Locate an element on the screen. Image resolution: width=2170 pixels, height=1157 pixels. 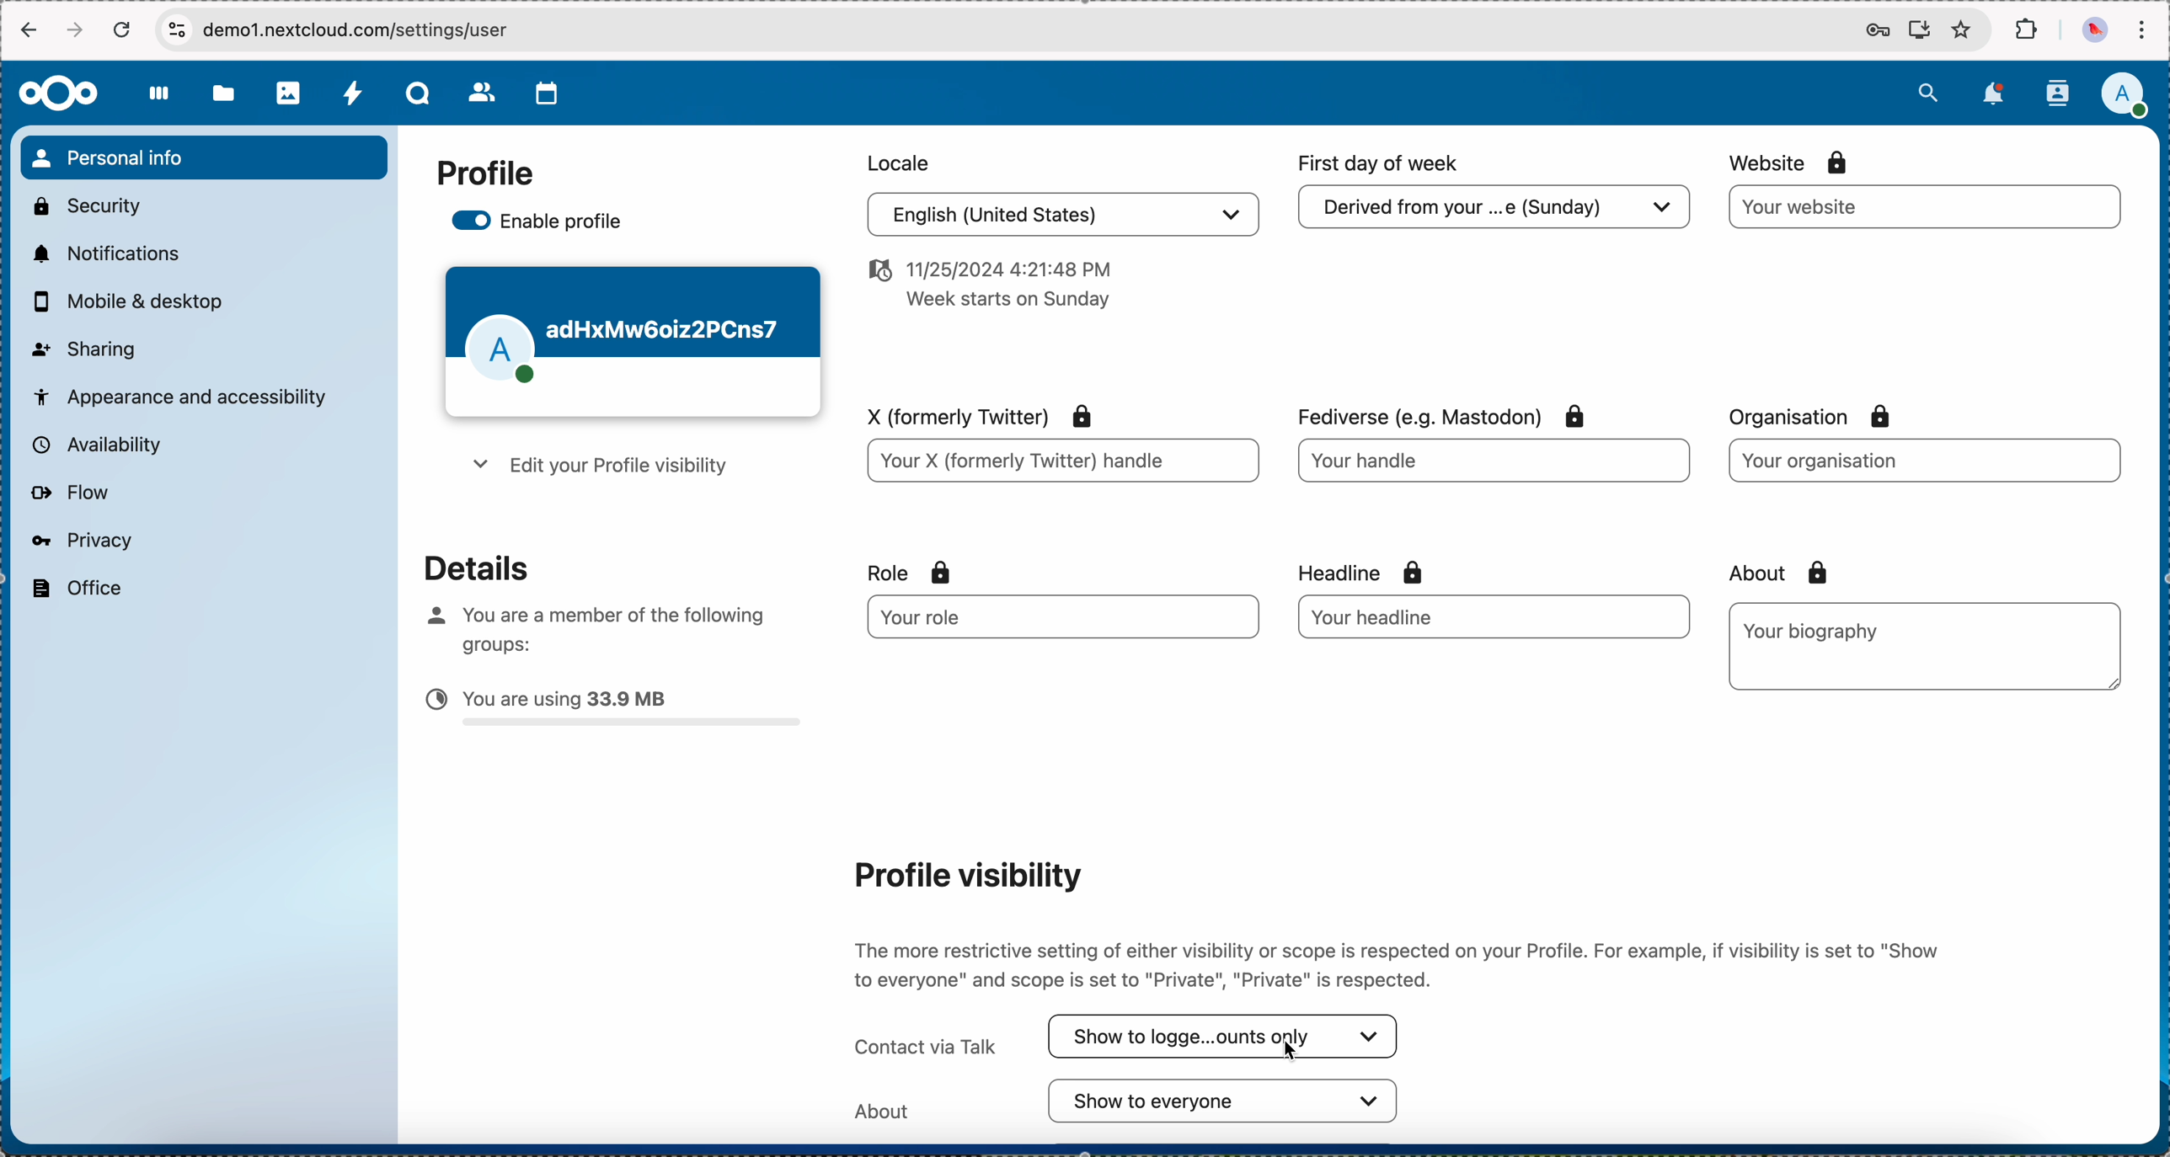
navigate back is located at coordinates (26, 33).